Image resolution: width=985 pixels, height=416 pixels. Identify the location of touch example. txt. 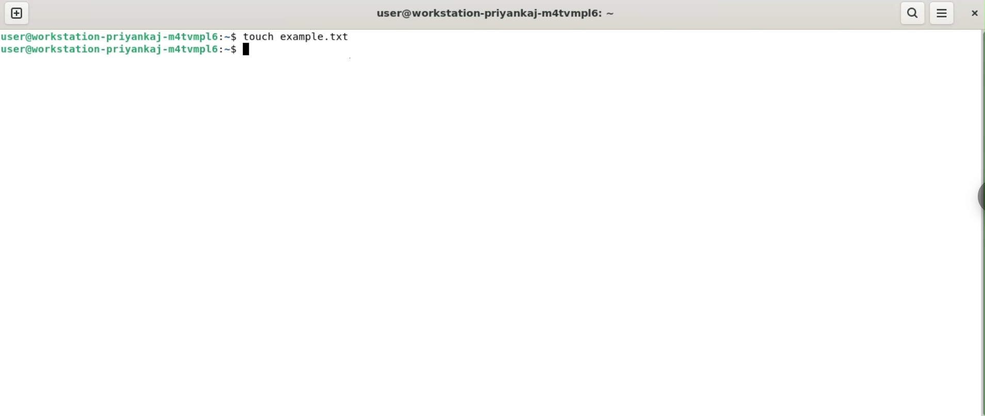
(296, 37).